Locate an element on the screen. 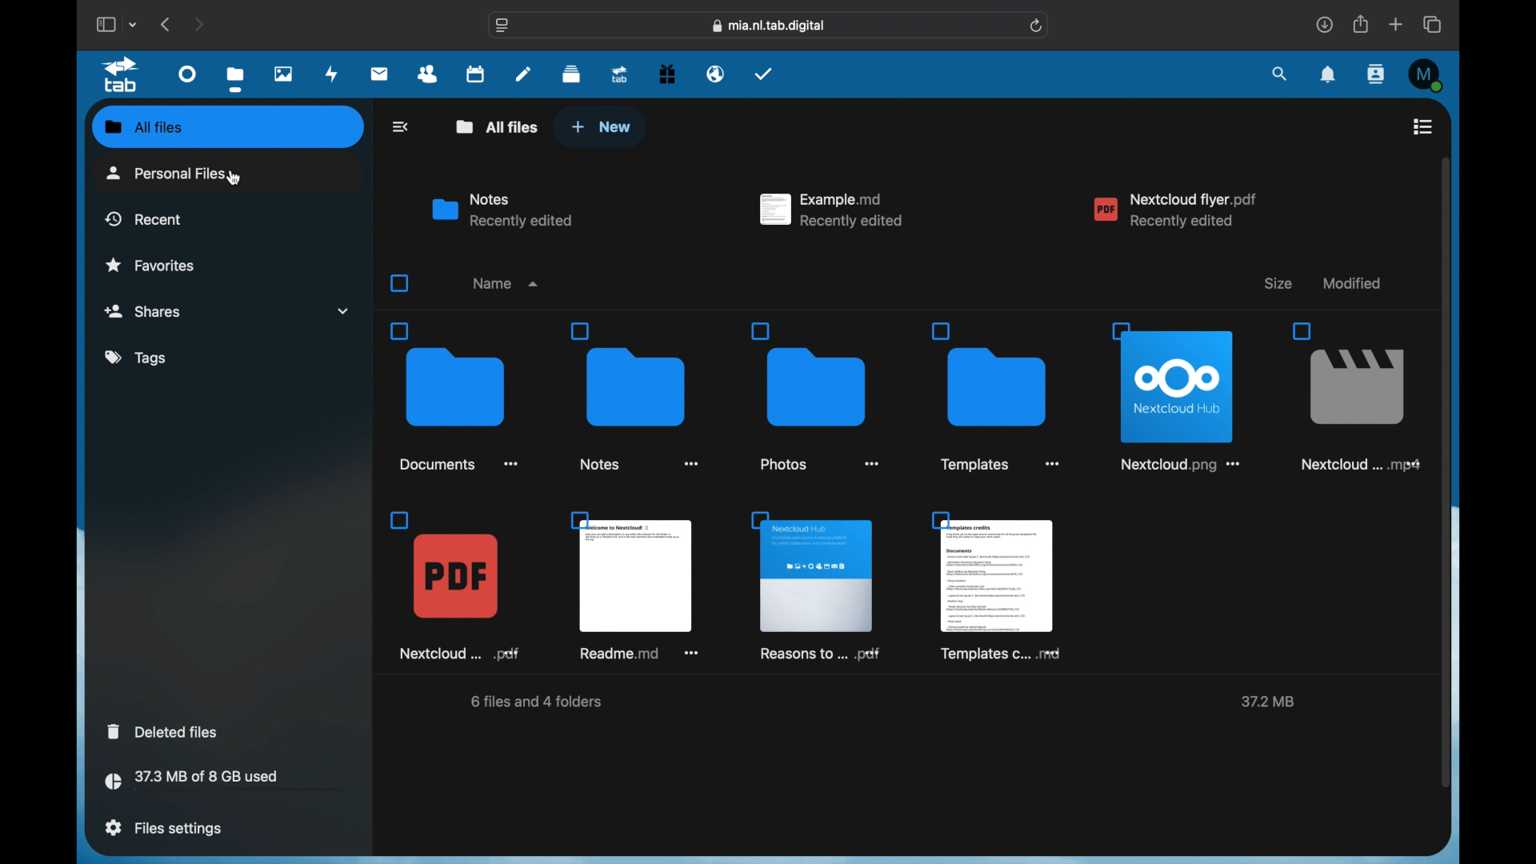 The height and width of the screenshot is (864, 1536). checkbox is located at coordinates (398, 283).